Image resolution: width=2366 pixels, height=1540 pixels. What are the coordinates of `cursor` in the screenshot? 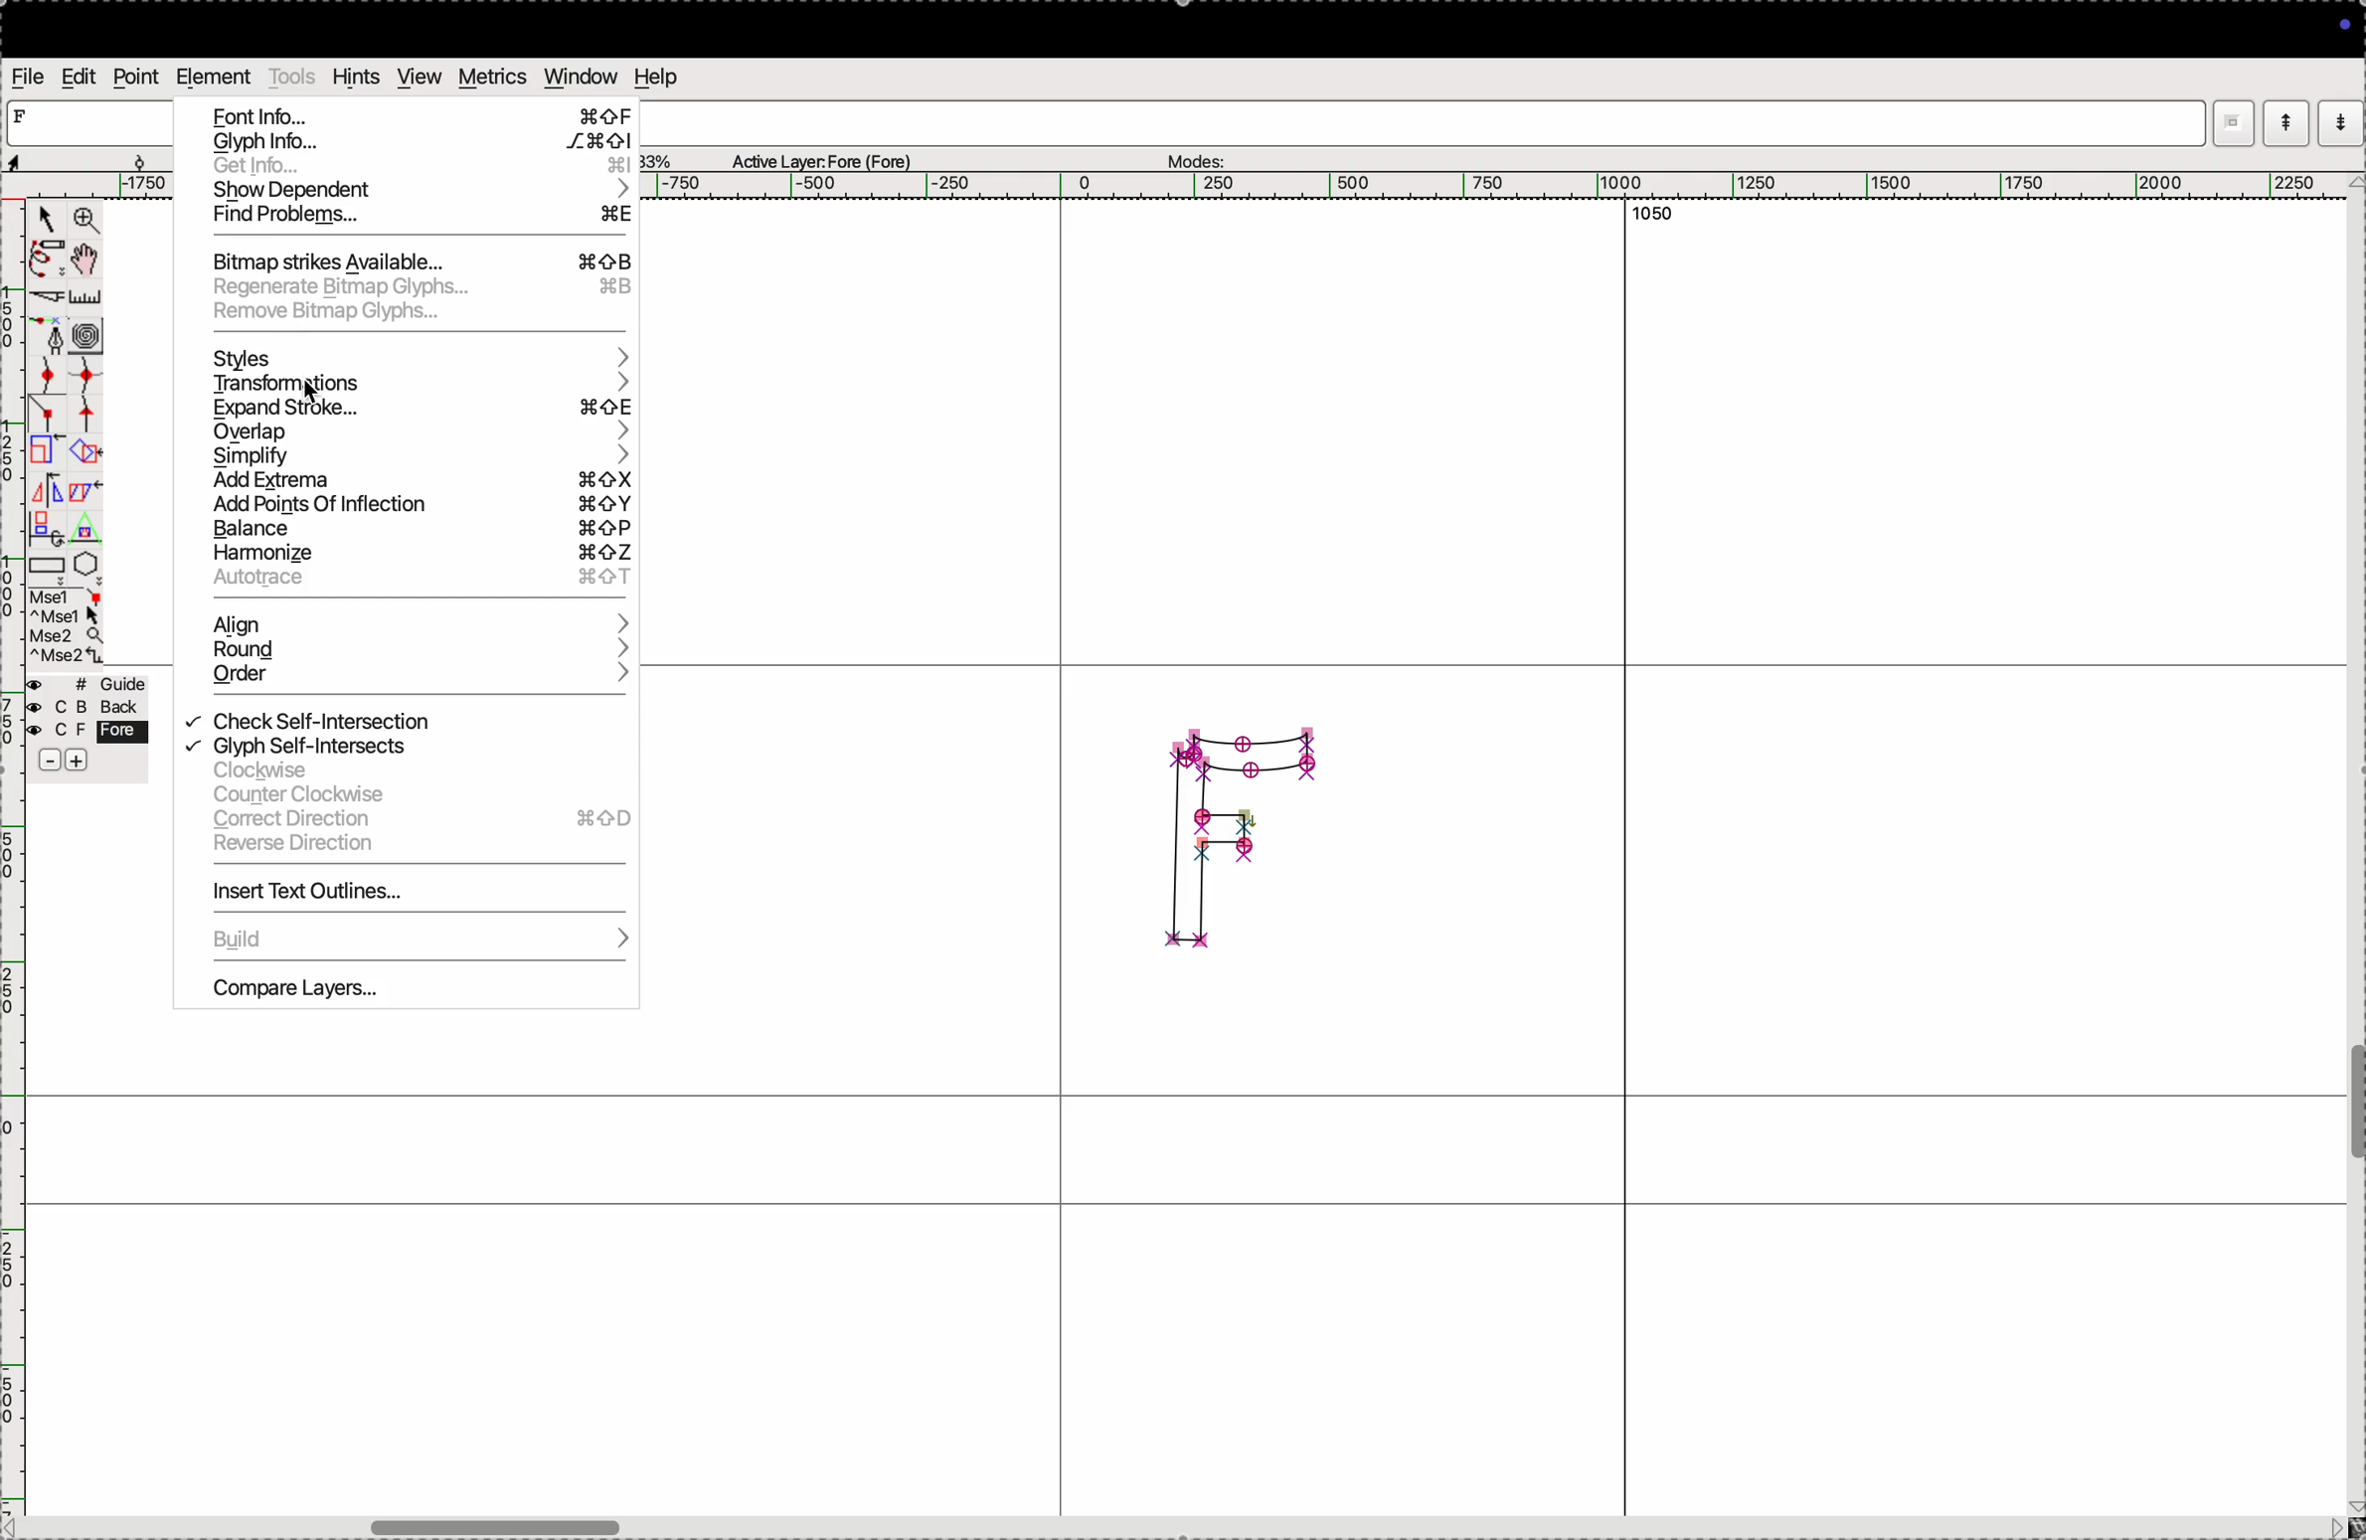 It's located at (44, 221).